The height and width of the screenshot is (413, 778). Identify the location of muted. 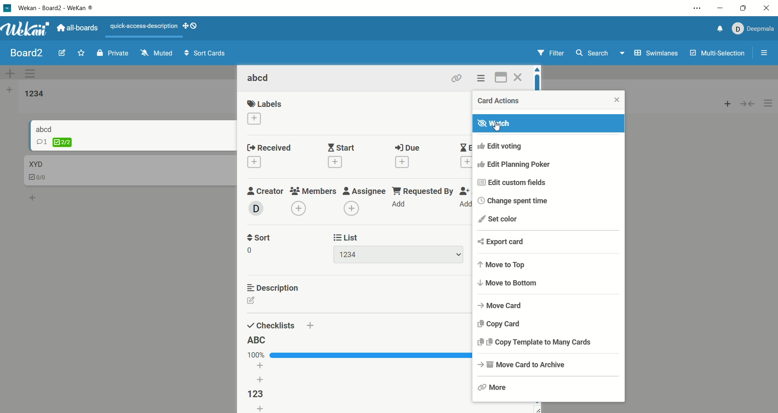
(153, 53).